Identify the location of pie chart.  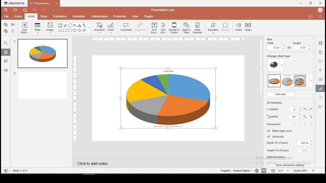
(168, 98).